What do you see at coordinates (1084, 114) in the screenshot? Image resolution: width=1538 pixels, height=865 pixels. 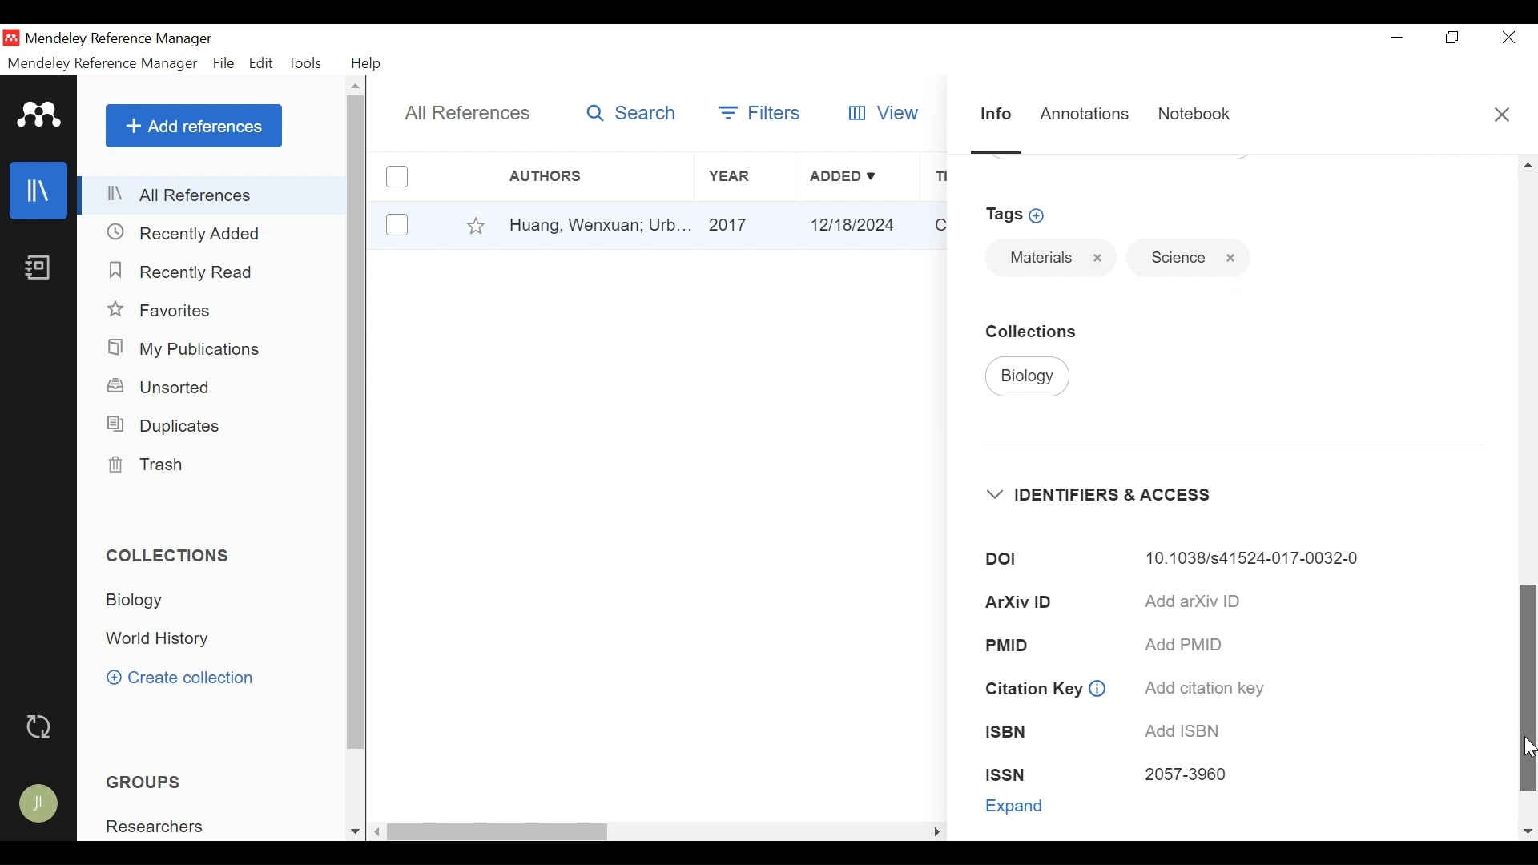 I see `Annotations` at bounding box center [1084, 114].